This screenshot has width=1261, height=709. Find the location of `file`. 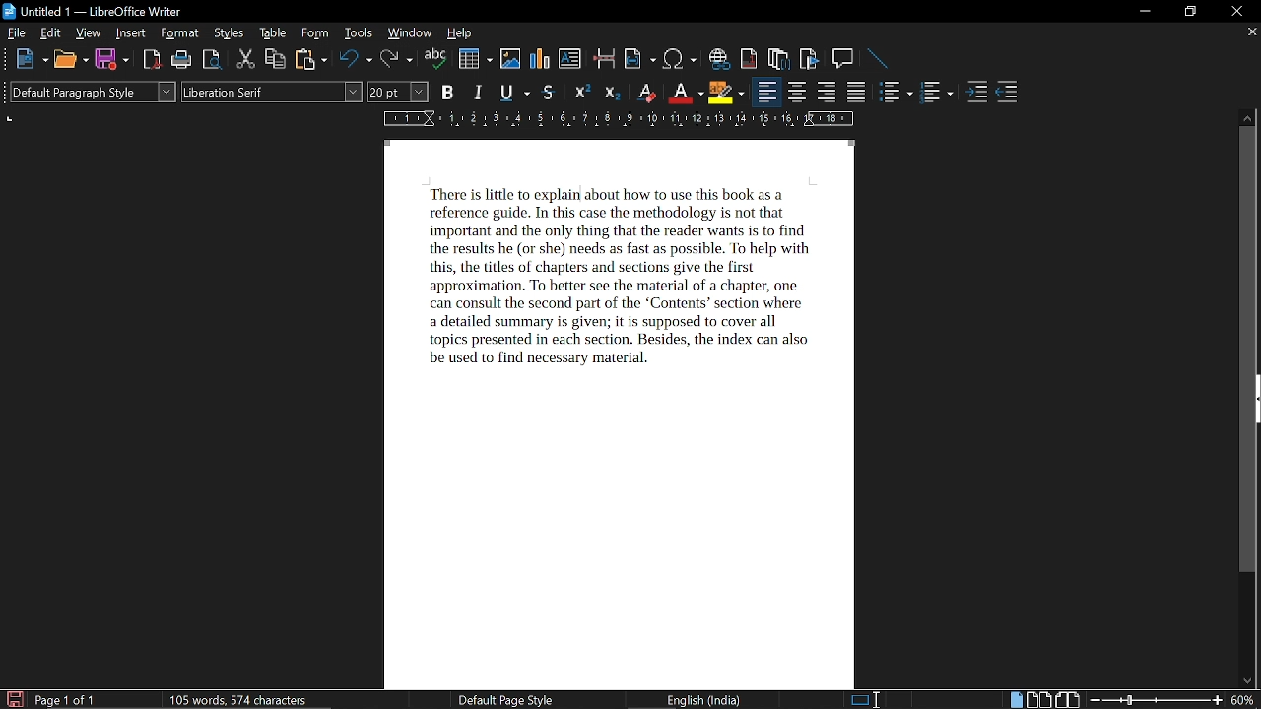

file is located at coordinates (18, 34).